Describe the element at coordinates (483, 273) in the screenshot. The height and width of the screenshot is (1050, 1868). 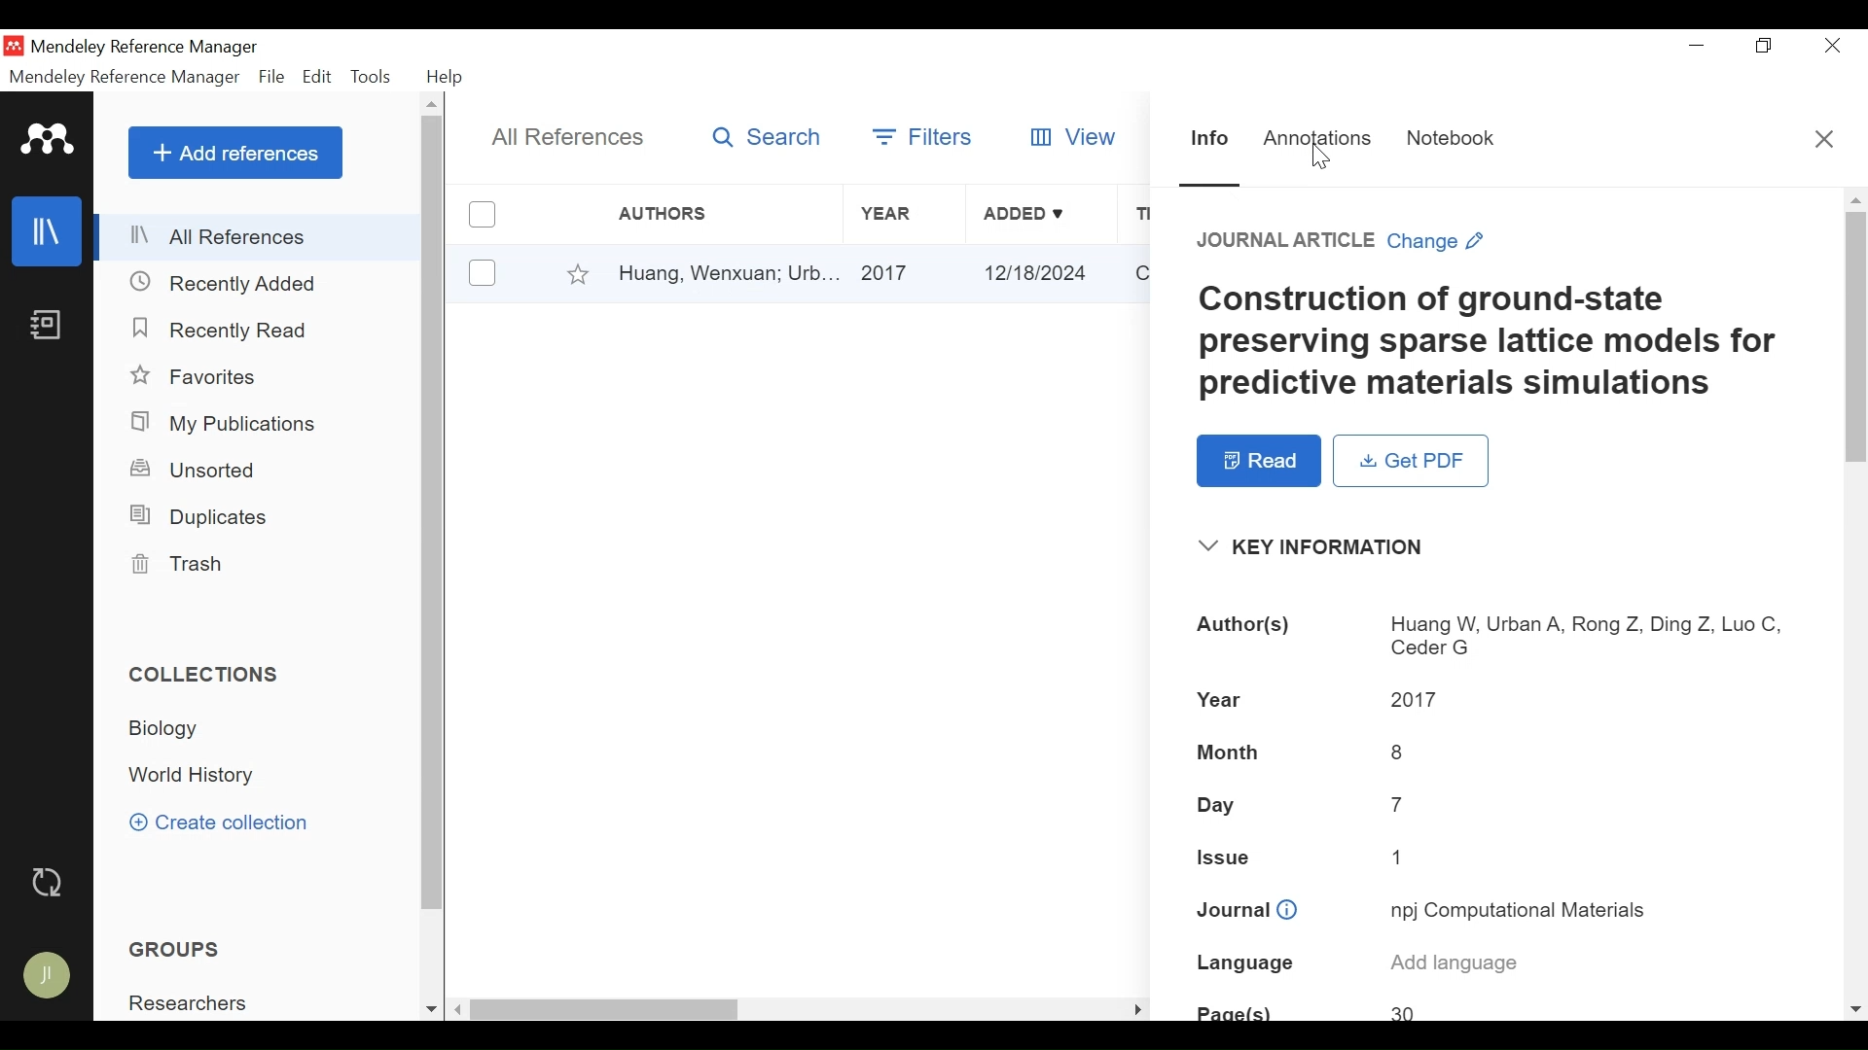
I see `(un)select` at that location.